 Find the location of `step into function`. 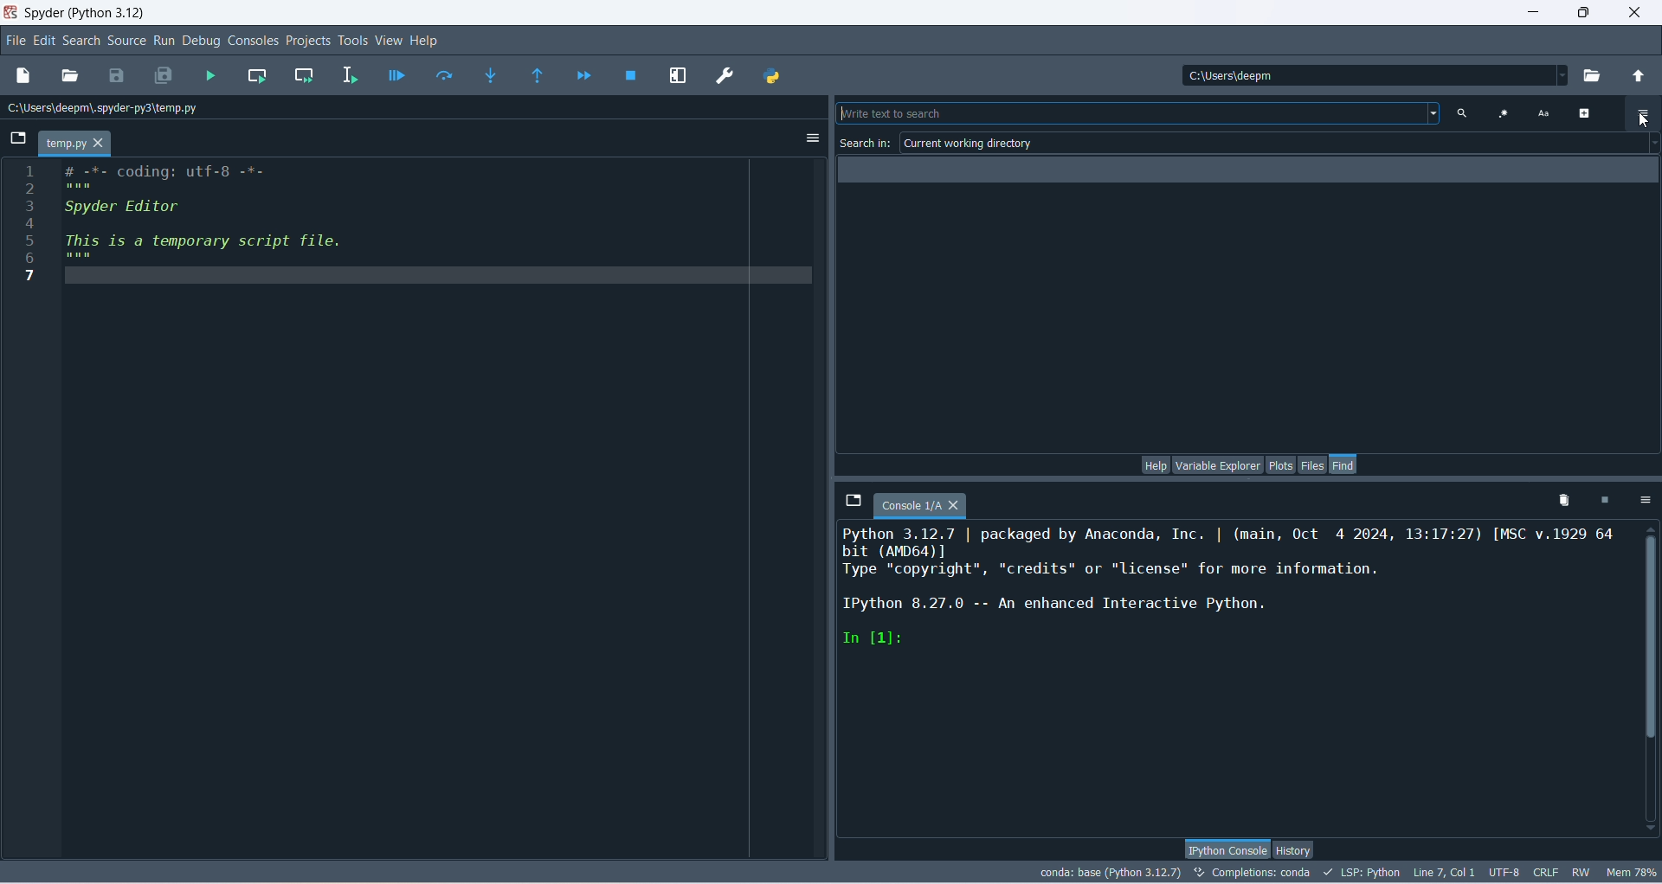

step into function is located at coordinates (493, 75).